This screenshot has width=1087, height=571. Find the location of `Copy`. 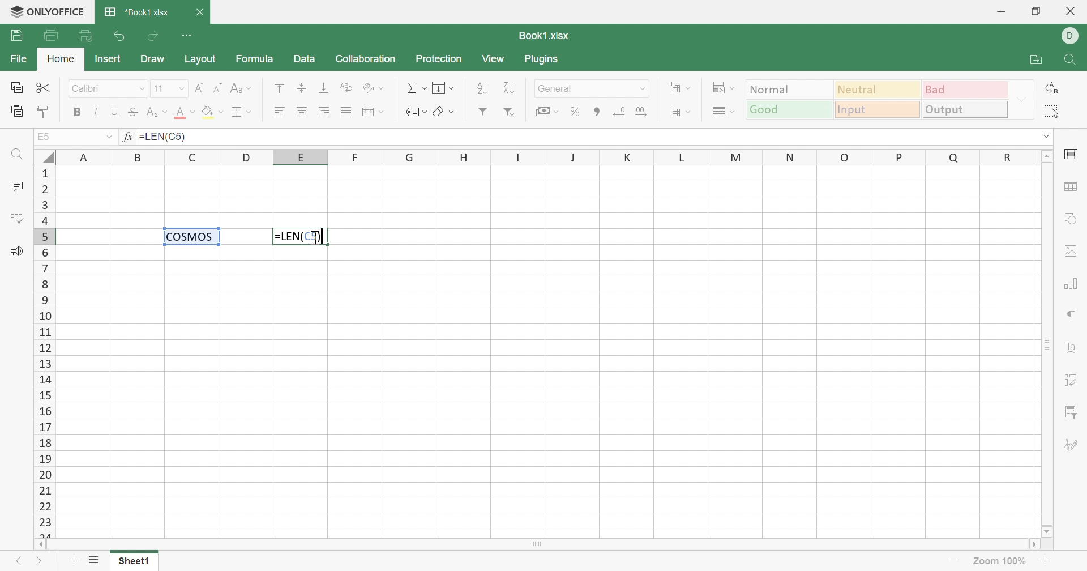

Copy is located at coordinates (16, 87).